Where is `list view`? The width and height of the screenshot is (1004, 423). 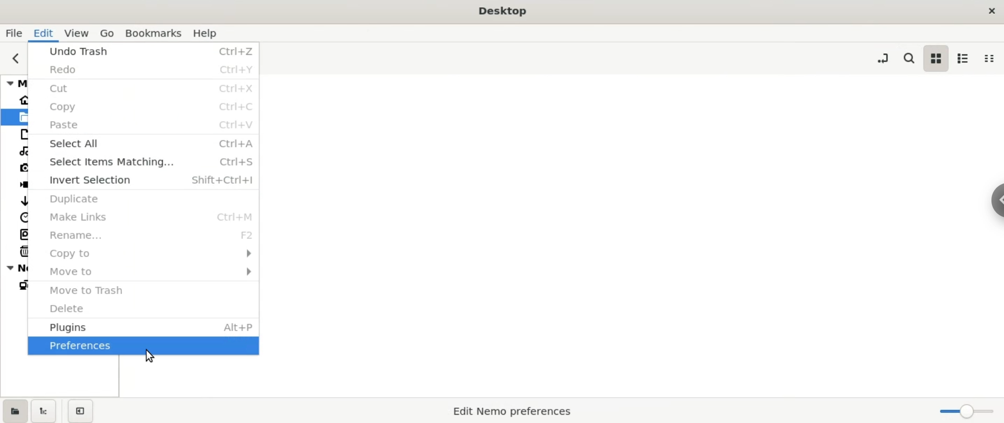 list view is located at coordinates (964, 58).